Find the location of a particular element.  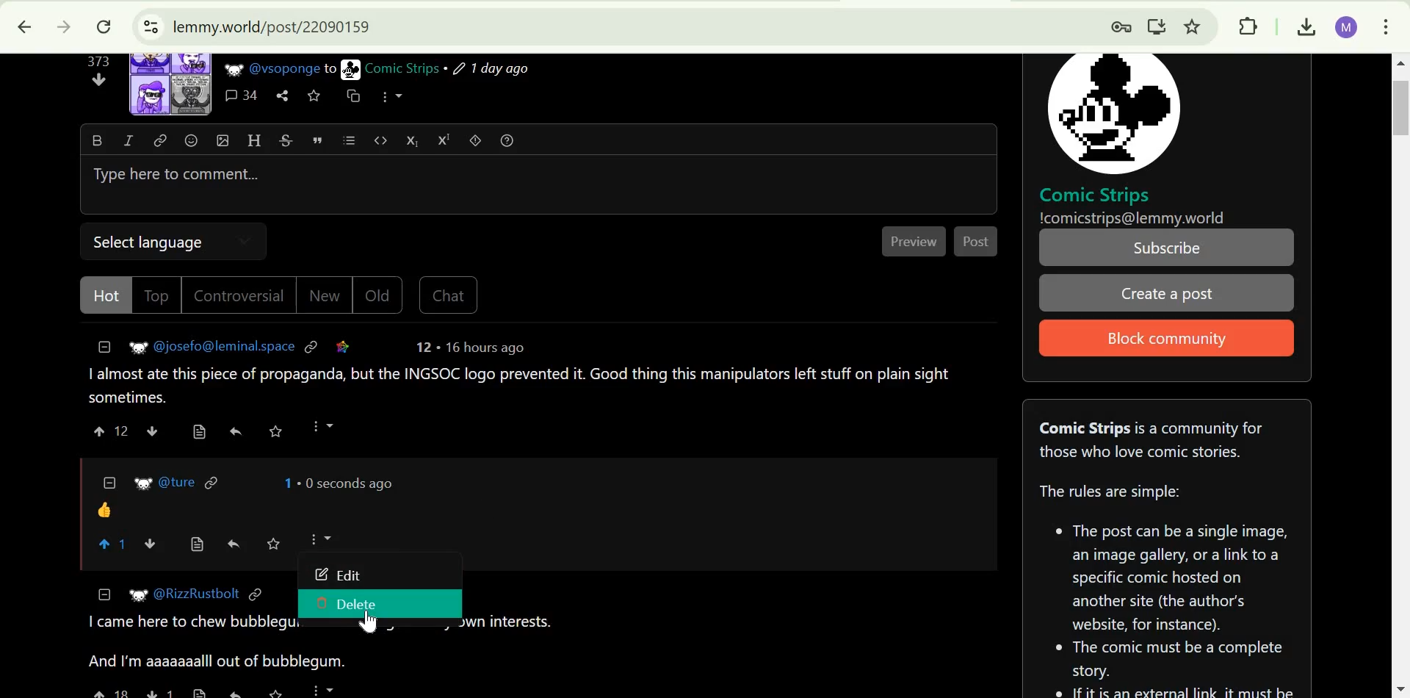

@RizzRustbolt is located at coordinates (198, 594).